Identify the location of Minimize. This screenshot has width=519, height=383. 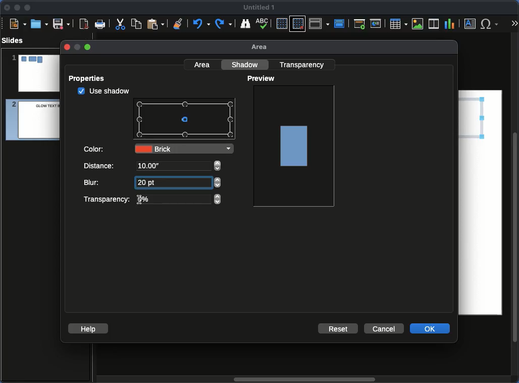
(17, 7).